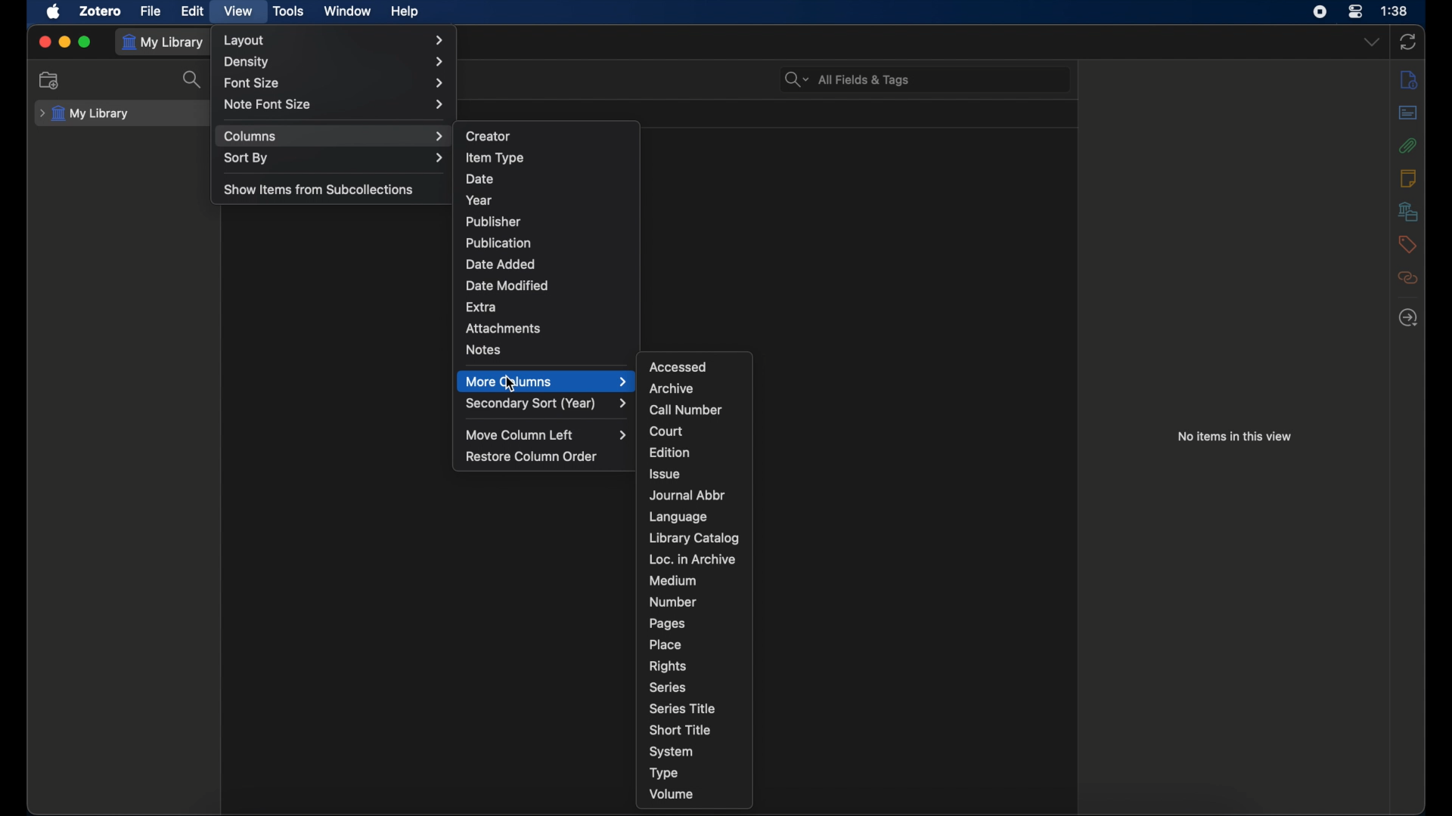 This screenshot has width=1452, height=816. Describe the element at coordinates (665, 644) in the screenshot. I see `place` at that location.